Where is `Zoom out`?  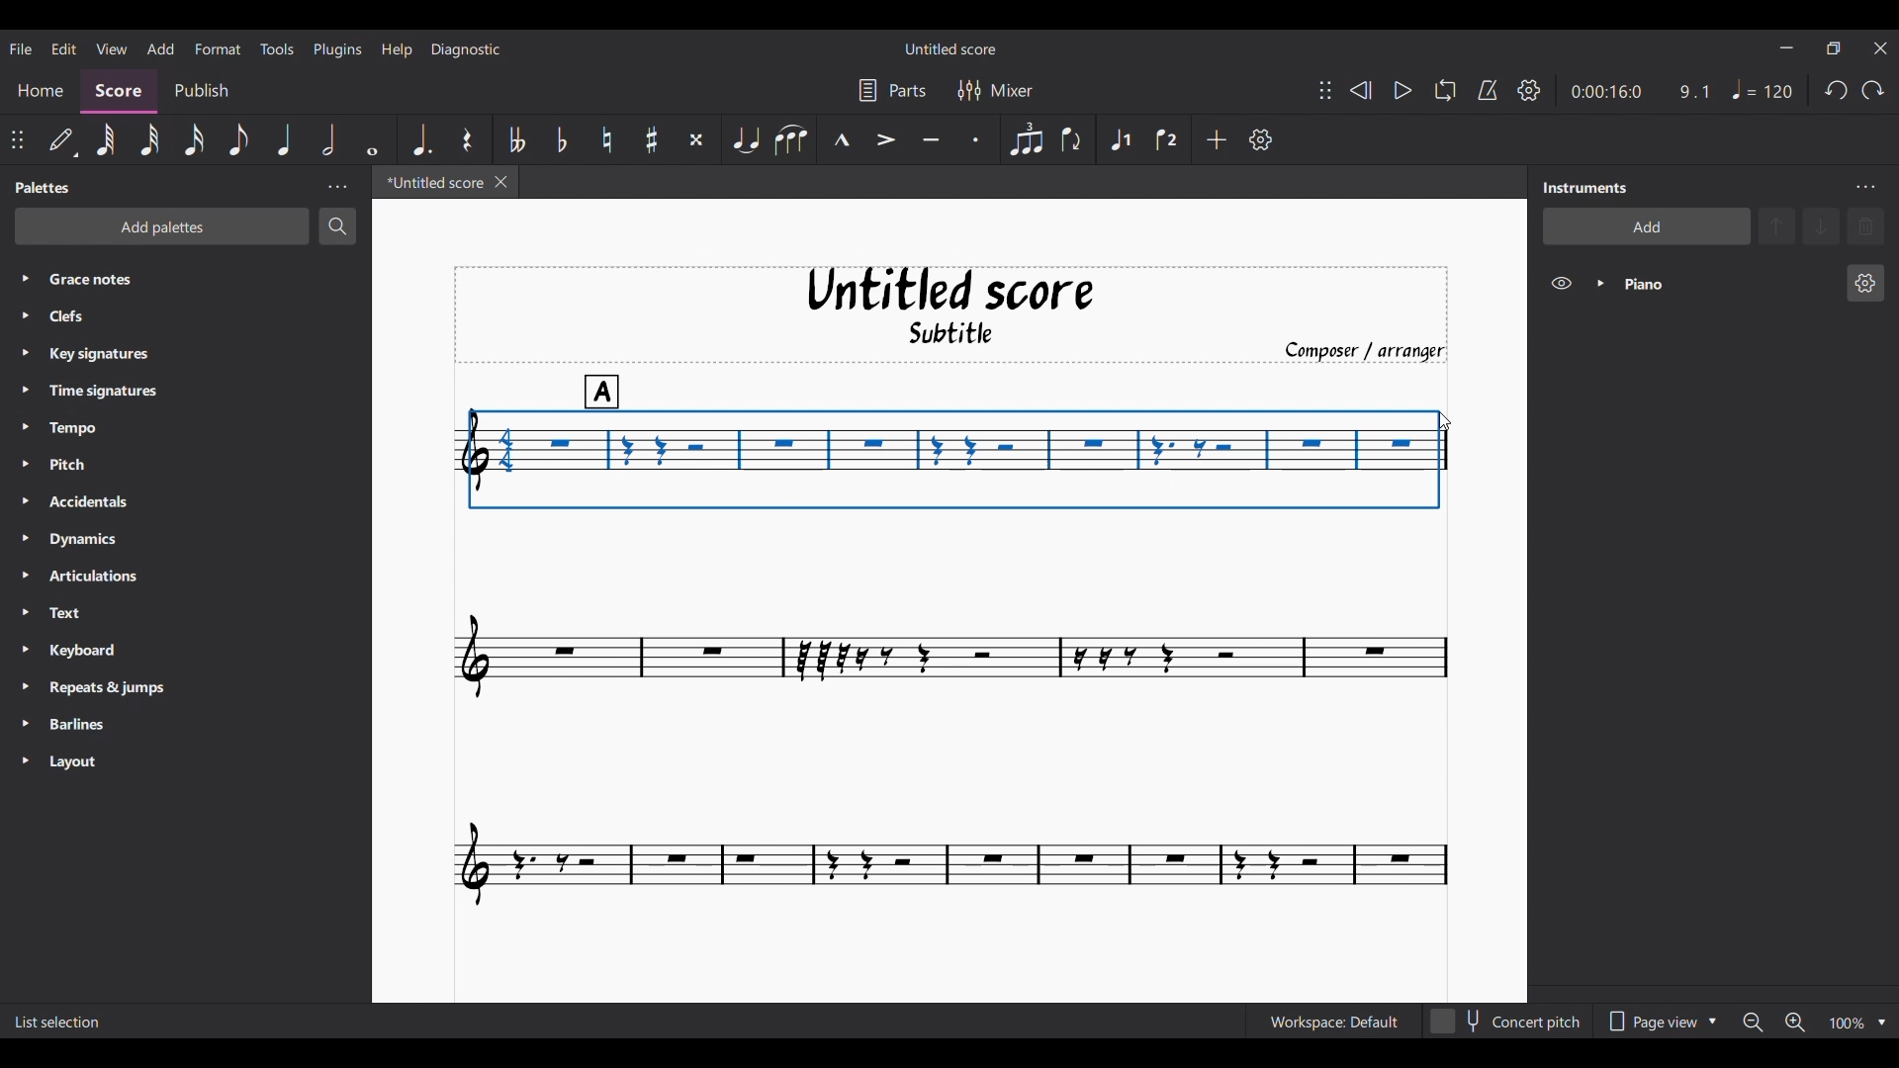 Zoom out is located at coordinates (1753, 1023).